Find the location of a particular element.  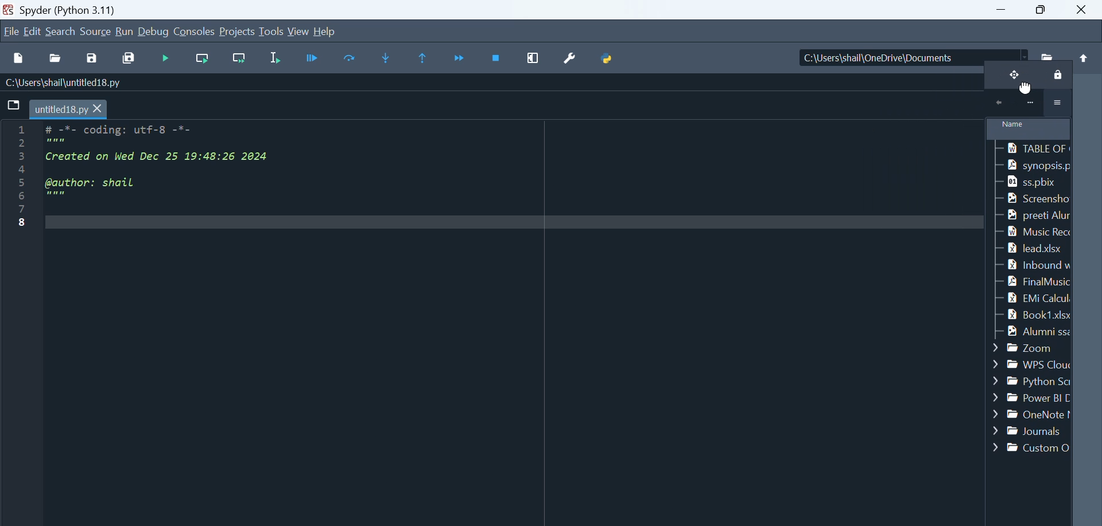

 is located at coordinates (96, 30).